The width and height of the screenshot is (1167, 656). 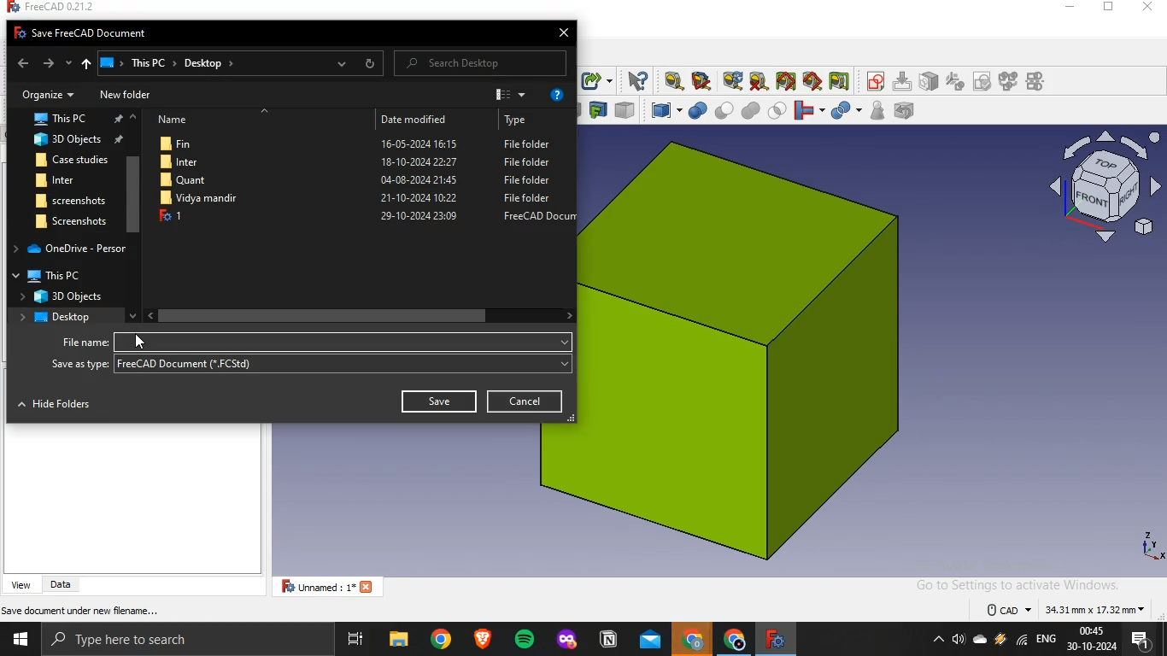 I want to click on scrollbar, so click(x=133, y=213).